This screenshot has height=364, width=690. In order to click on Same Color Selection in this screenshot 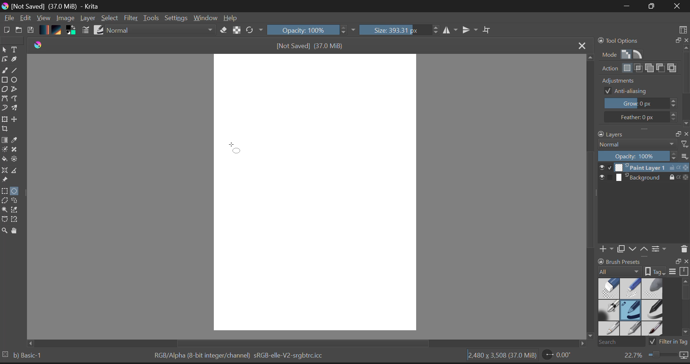, I will do `click(17, 211)`.